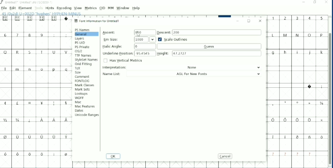 Image resolution: width=333 pixels, height=168 pixels. What do you see at coordinates (83, 47) in the screenshot?
I see `PS Private` at bounding box center [83, 47].